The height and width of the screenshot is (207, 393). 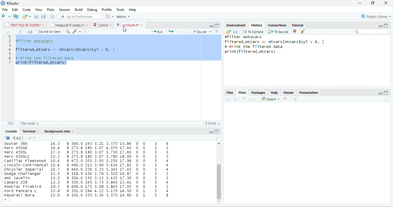 I want to click on 0
0
0
0
0
0
0
0
0
0
0
1
1, so click(x=144, y=169).